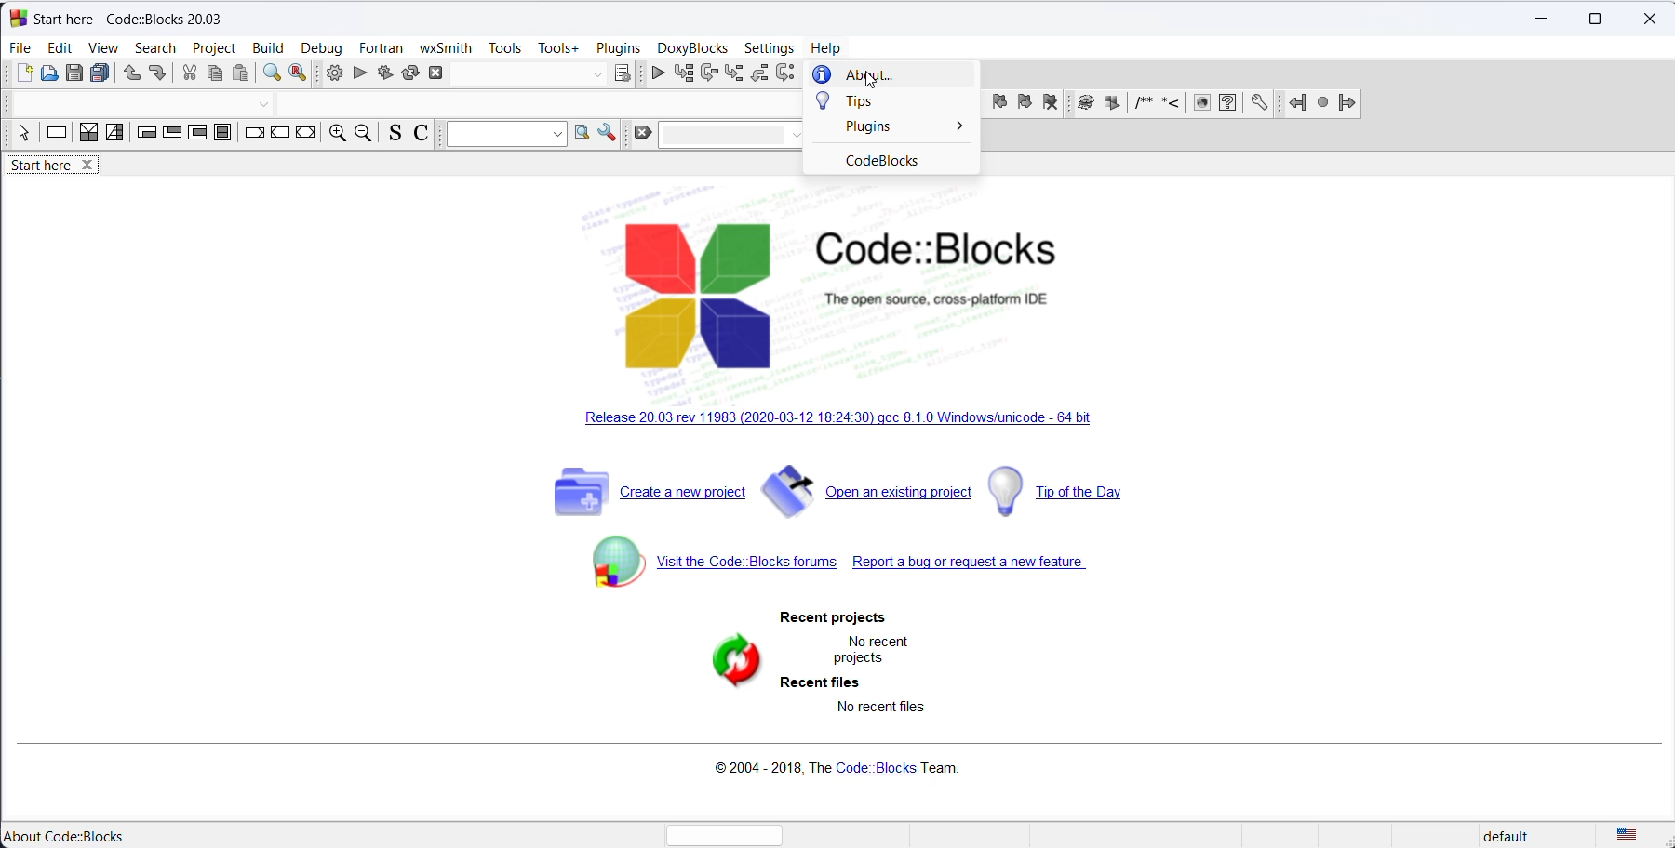 This screenshot has height=848, width=1675. Describe the element at coordinates (730, 135) in the screenshot. I see `search box` at that location.